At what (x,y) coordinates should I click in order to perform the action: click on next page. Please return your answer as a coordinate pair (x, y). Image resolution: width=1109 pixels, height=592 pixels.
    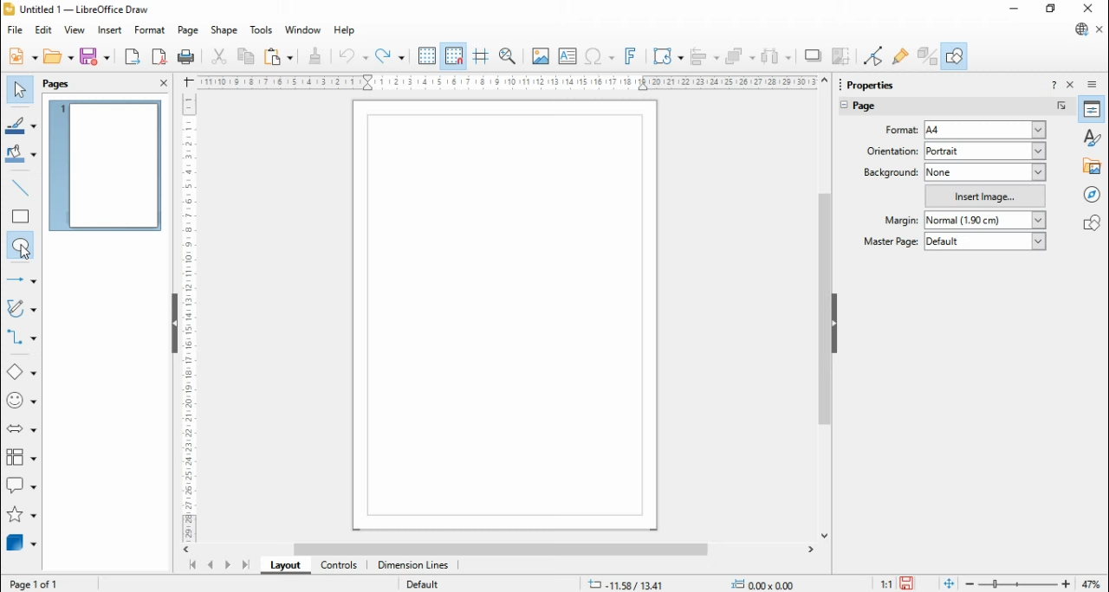
    Looking at the image, I should click on (228, 566).